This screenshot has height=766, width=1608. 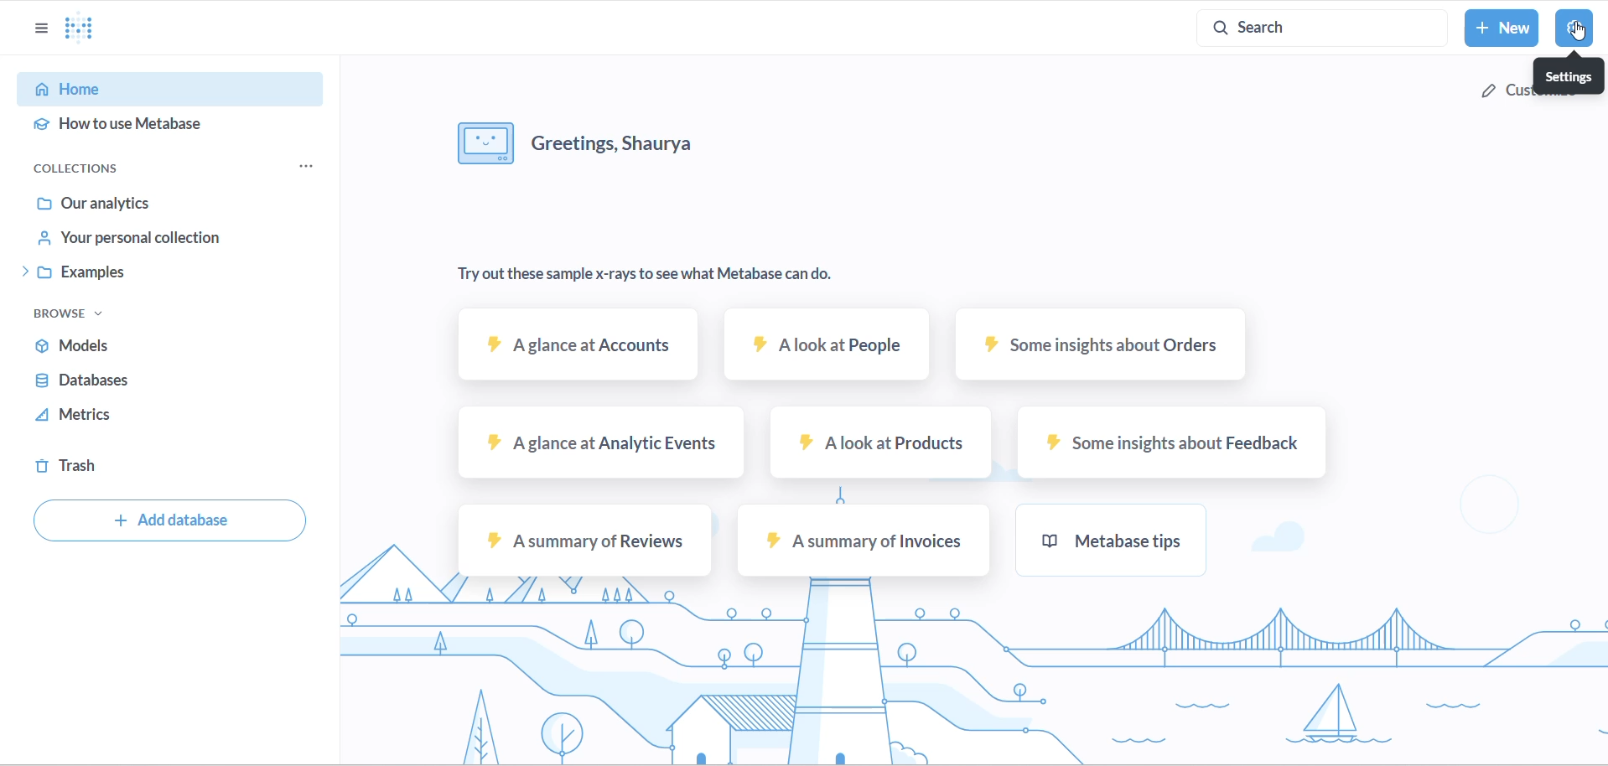 What do you see at coordinates (151, 91) in the screenshot?
I see `home` at bounding box center [151, 91].